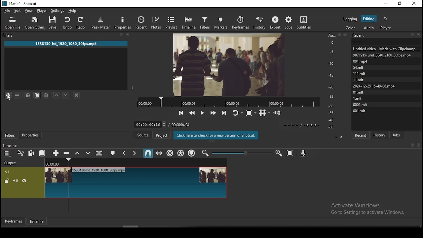 The image size is (423, 238). I want to click on recent, so click(142, 22).